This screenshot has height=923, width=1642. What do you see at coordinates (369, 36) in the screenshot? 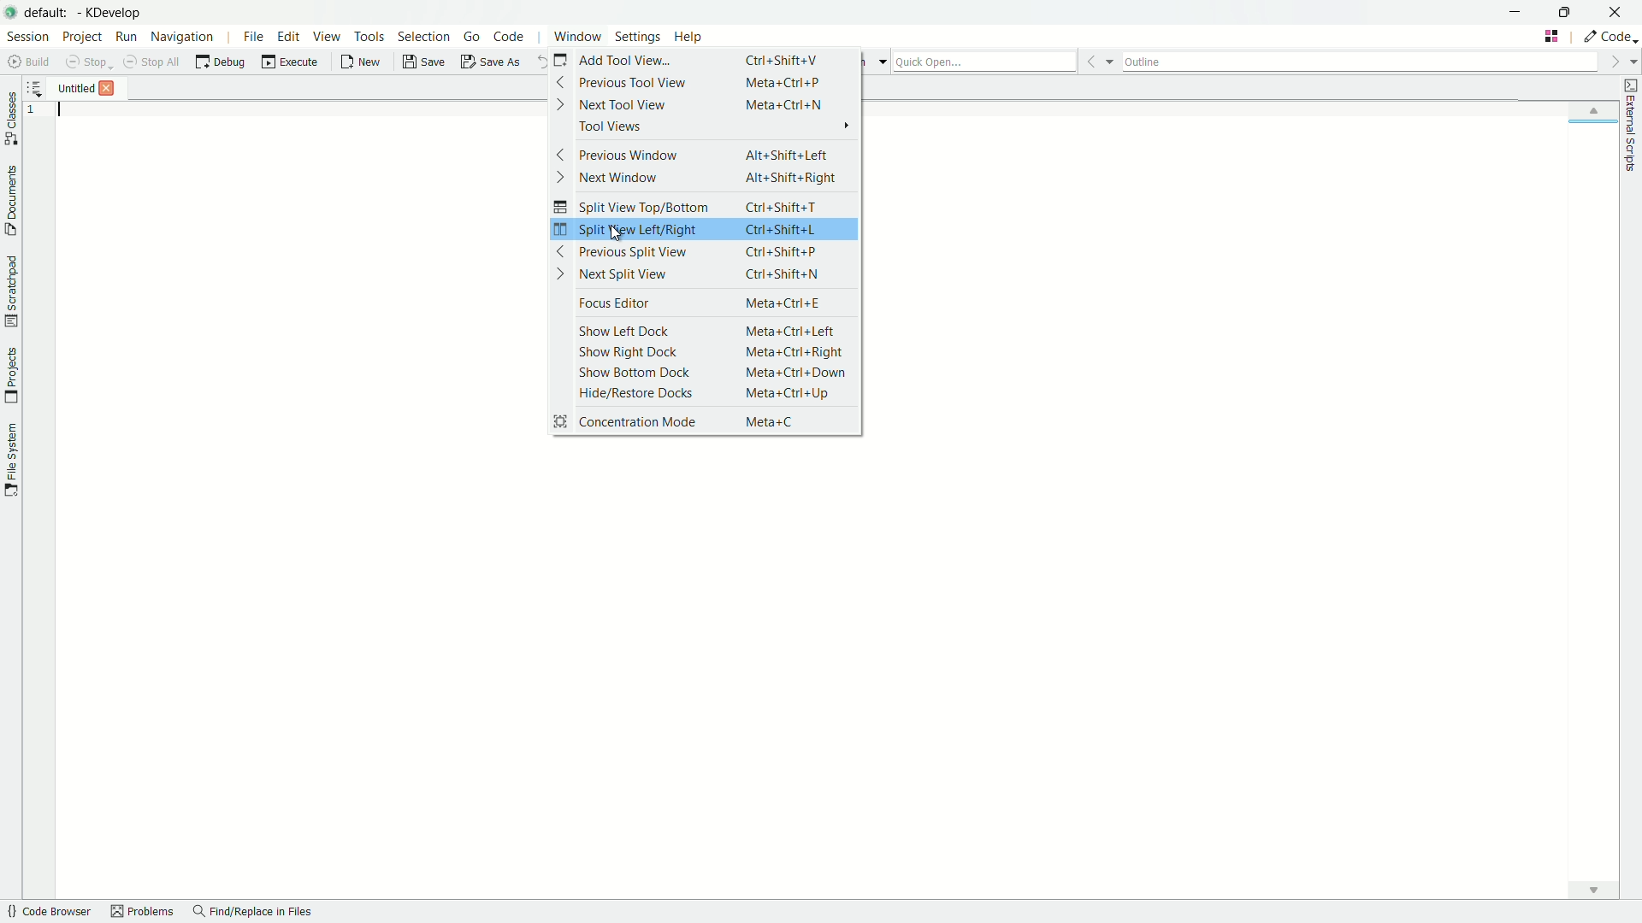
I see `tools menu` at bounding box center [369, 36].